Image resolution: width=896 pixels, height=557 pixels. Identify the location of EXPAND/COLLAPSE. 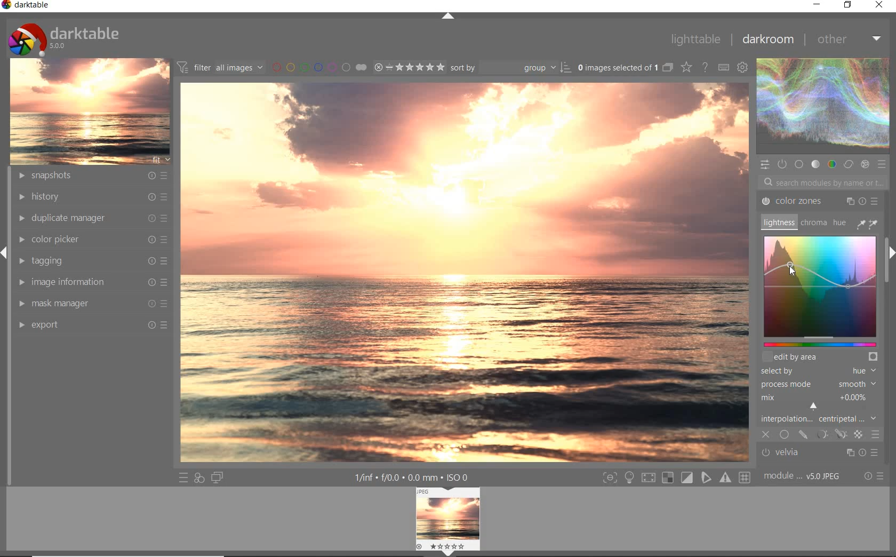
(890, 254).